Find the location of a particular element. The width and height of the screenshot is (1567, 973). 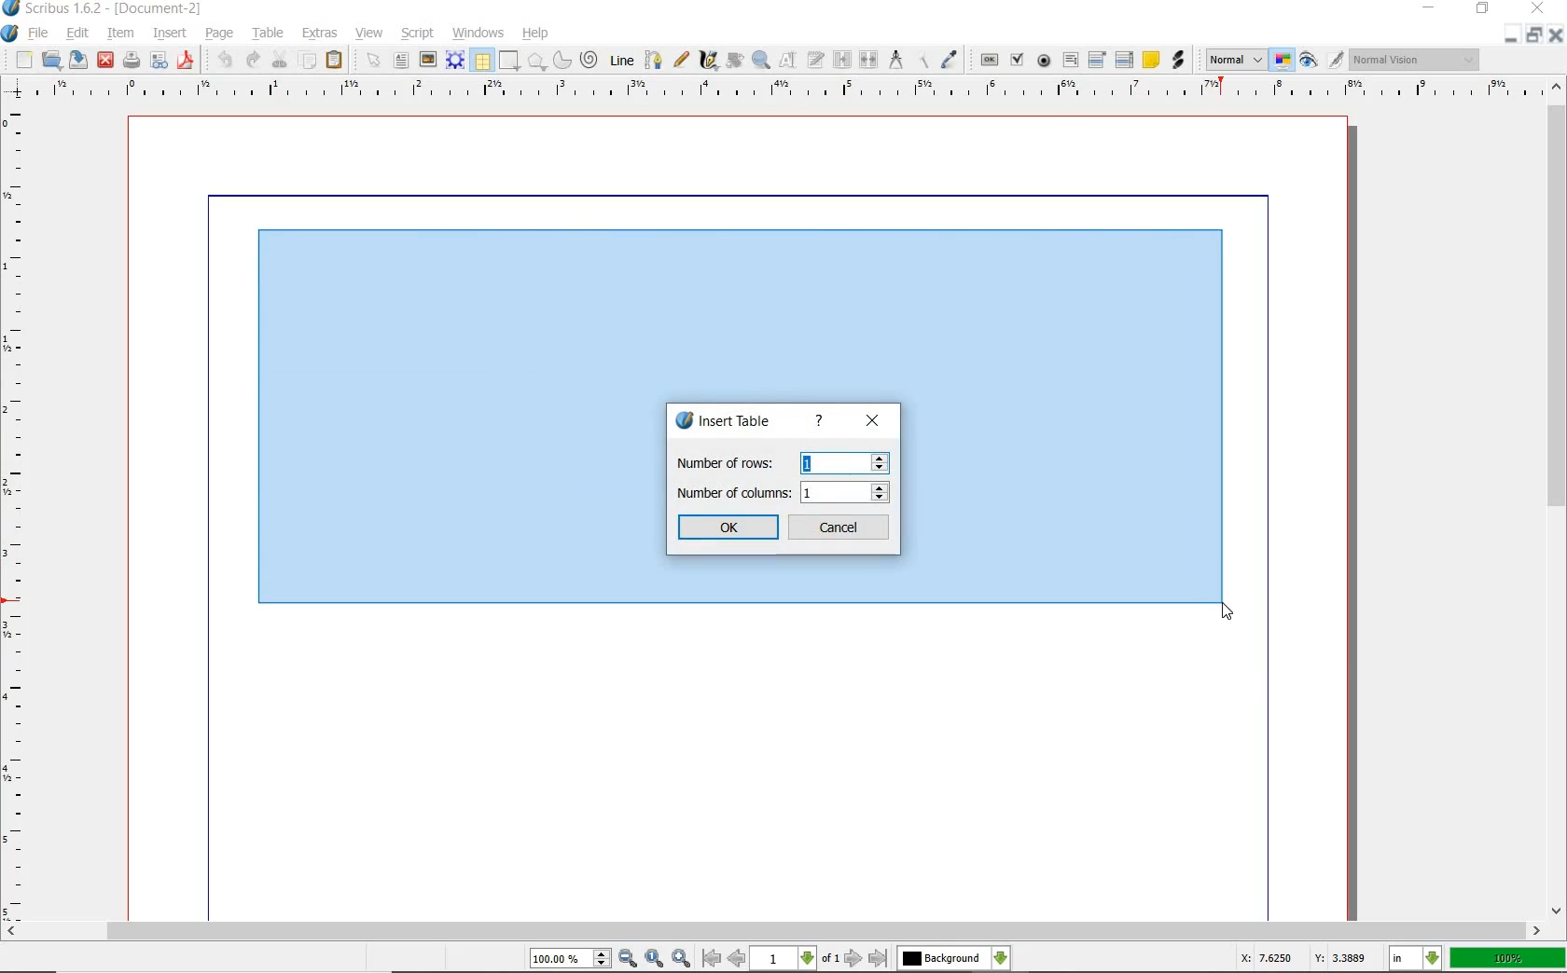

close is located at coordinates (104, 61).